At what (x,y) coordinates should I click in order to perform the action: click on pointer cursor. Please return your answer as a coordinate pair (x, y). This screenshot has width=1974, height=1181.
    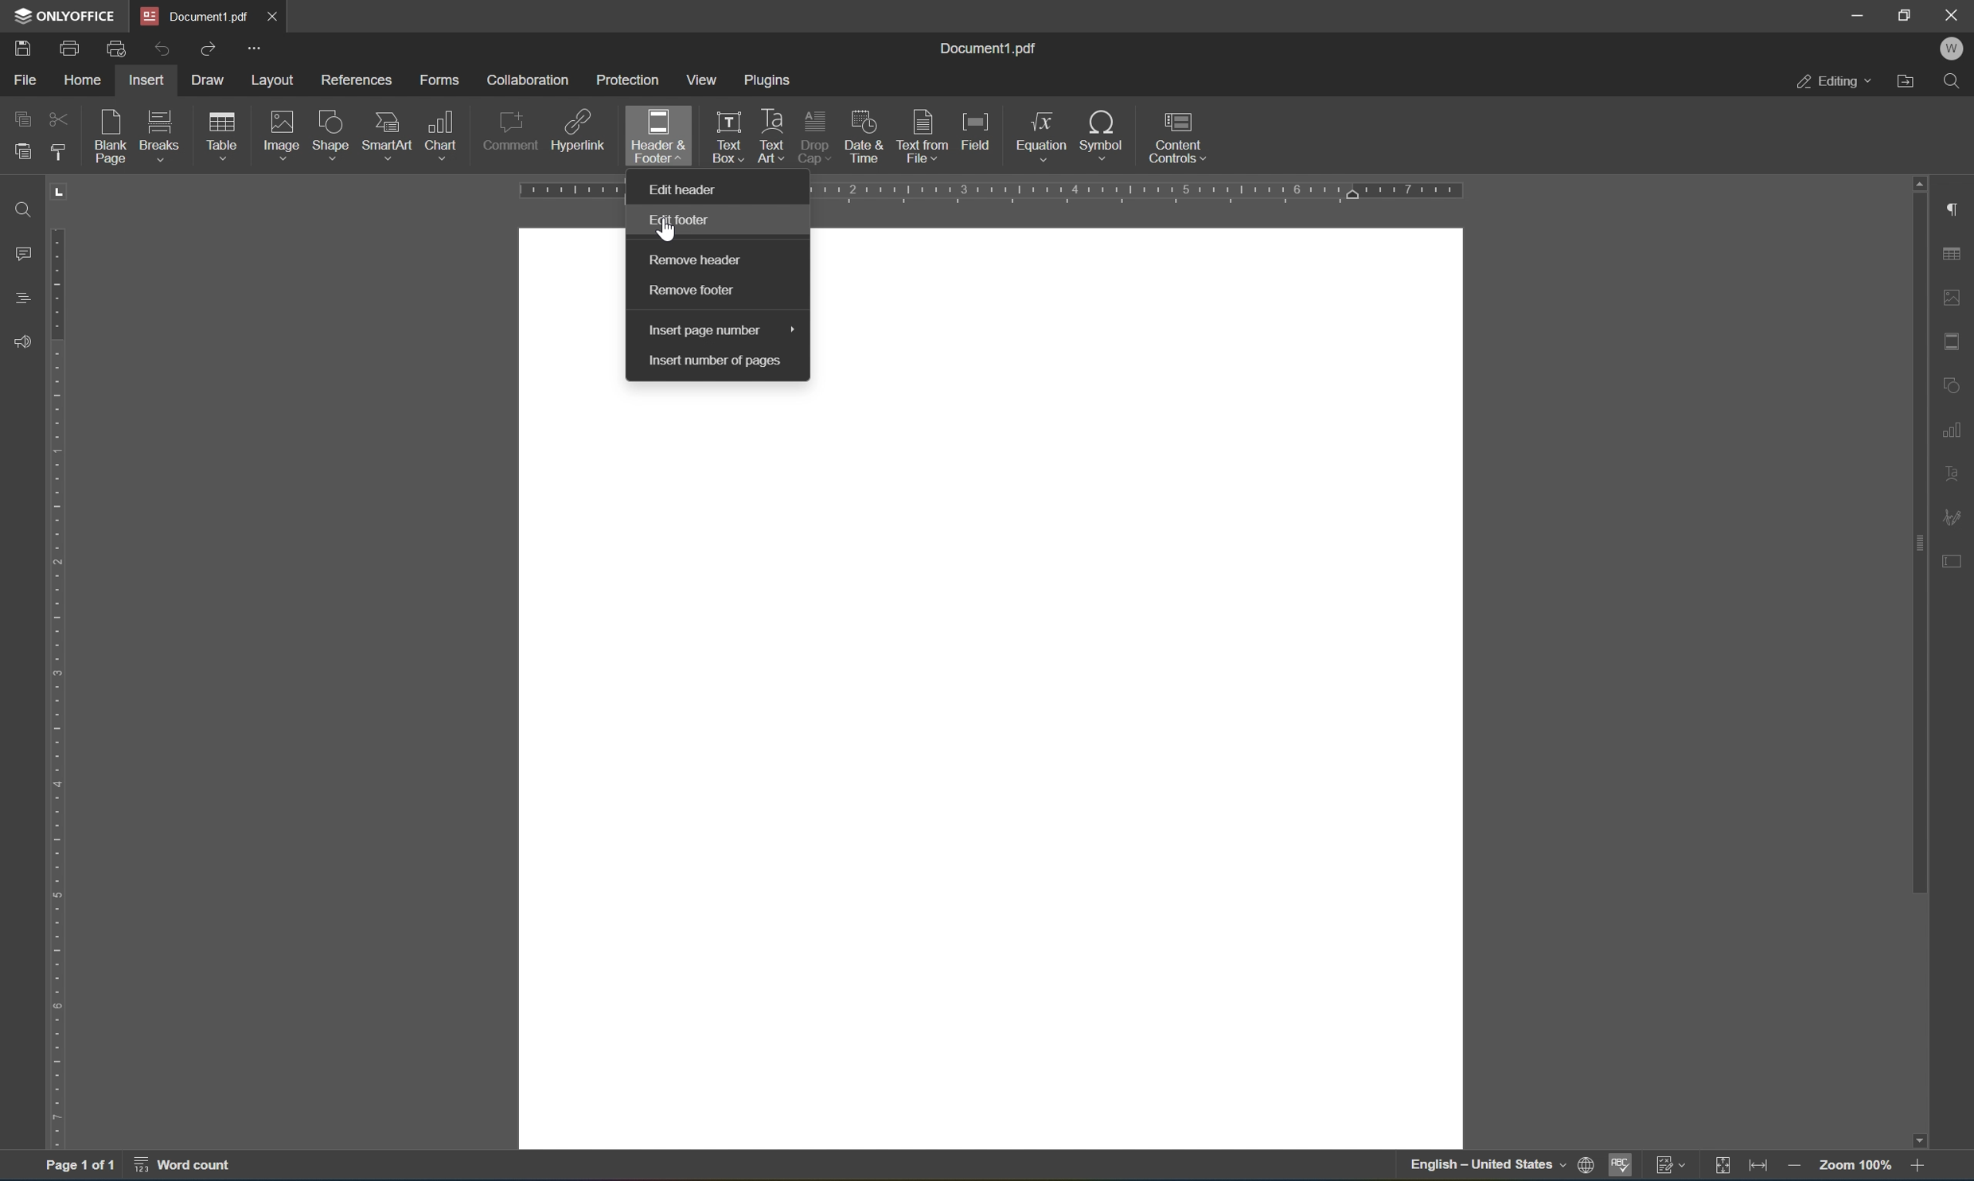
    Looking at the image, I should click on (672, 235).